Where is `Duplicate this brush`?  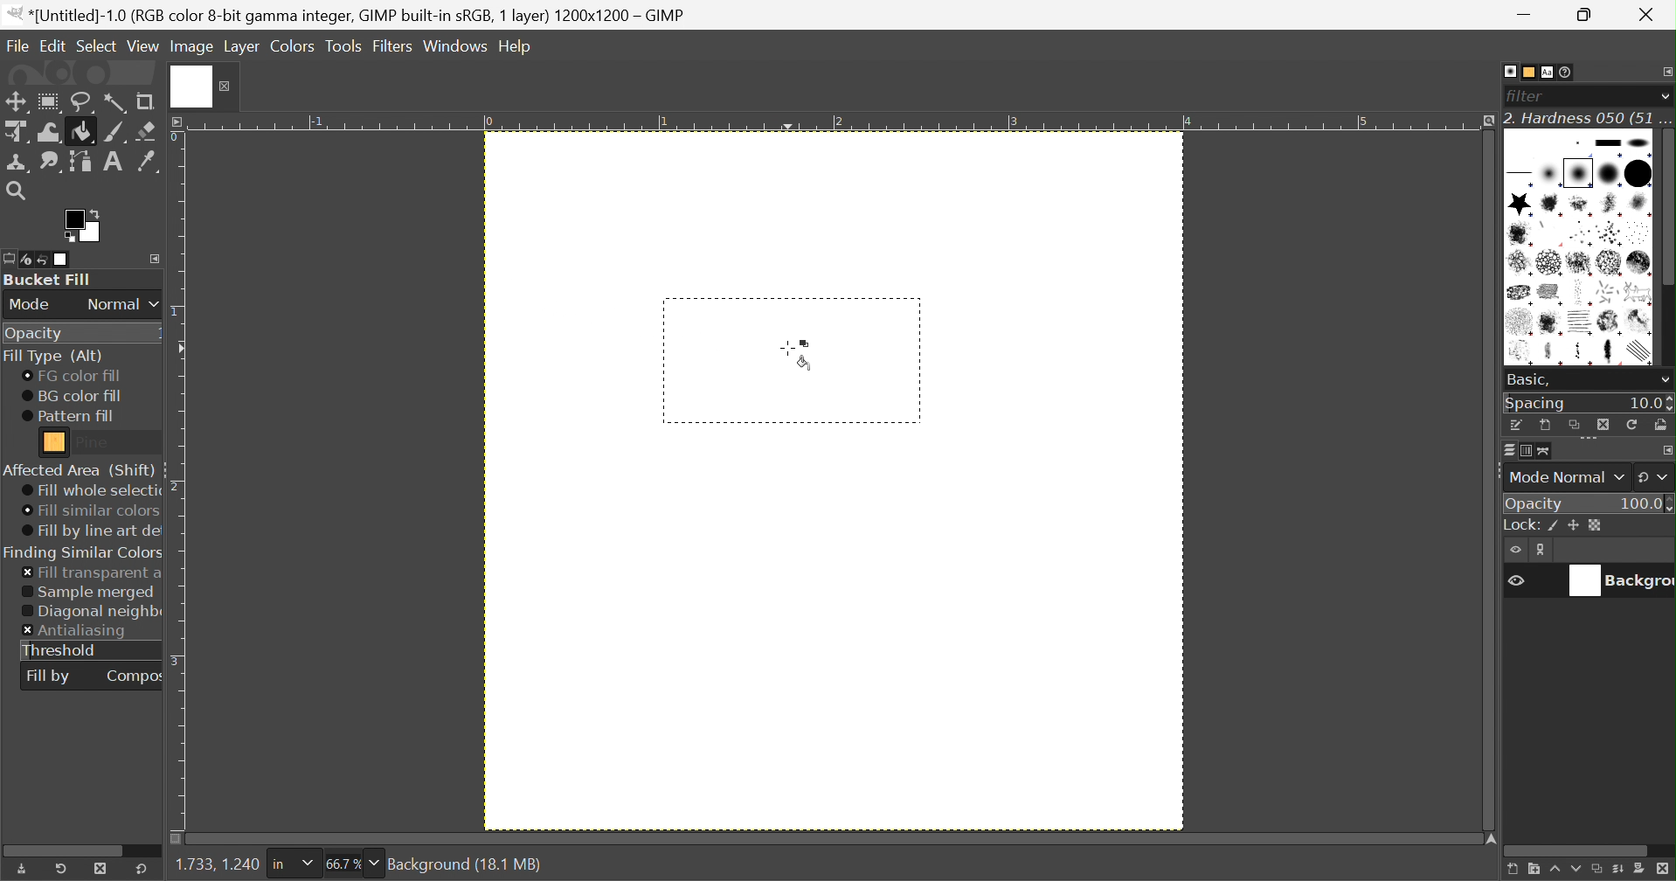
Duplicate this brush is located at coordinates (1574, 425).